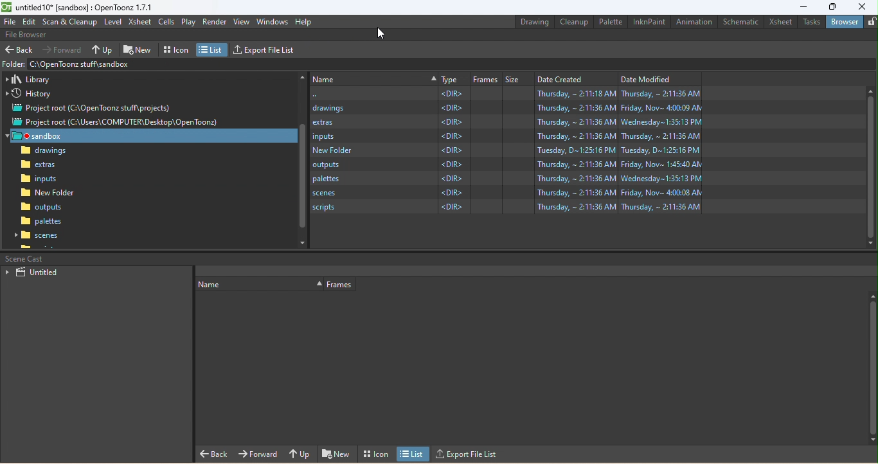  What do you see at coordinates (845, 20) in the screenshot?
I see `Browser` at bounding box center [845, 20].